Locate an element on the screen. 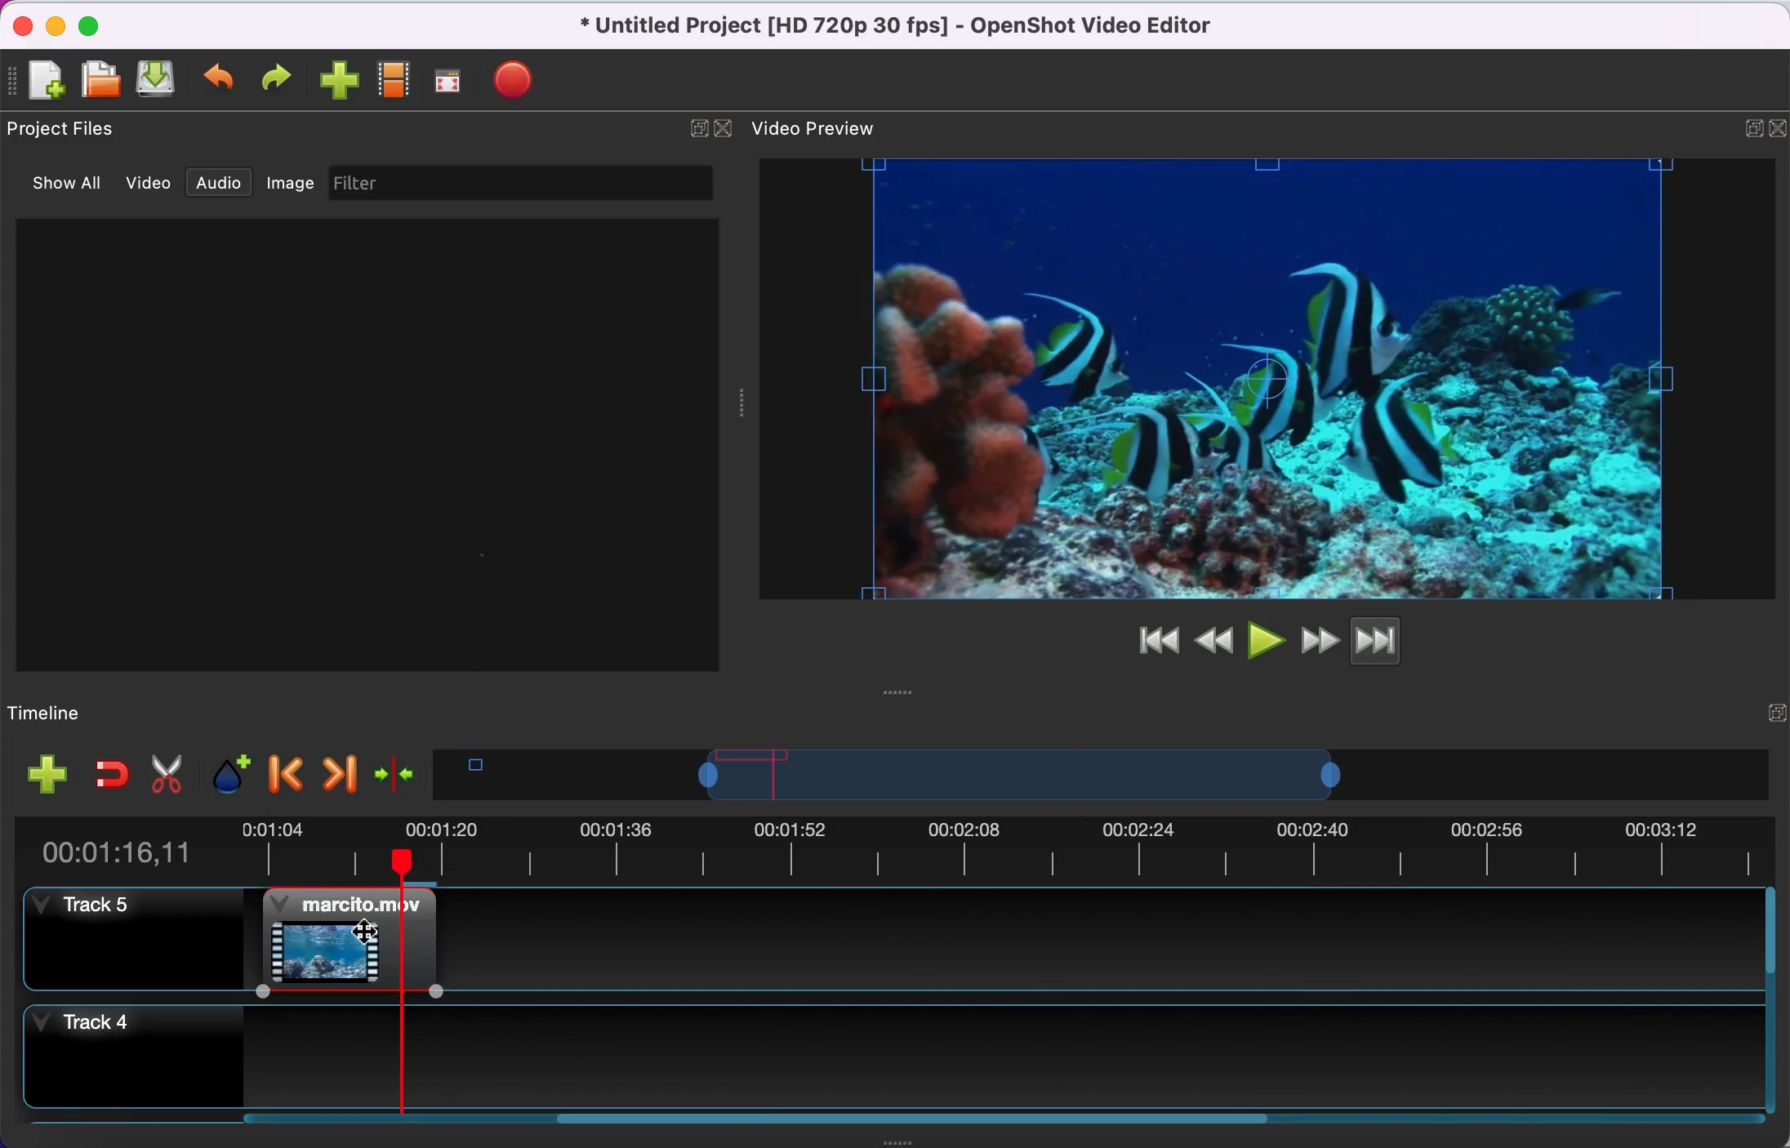 This screenshot has width=1790, height=1148. choose profile is located at coordinates (393, 81).